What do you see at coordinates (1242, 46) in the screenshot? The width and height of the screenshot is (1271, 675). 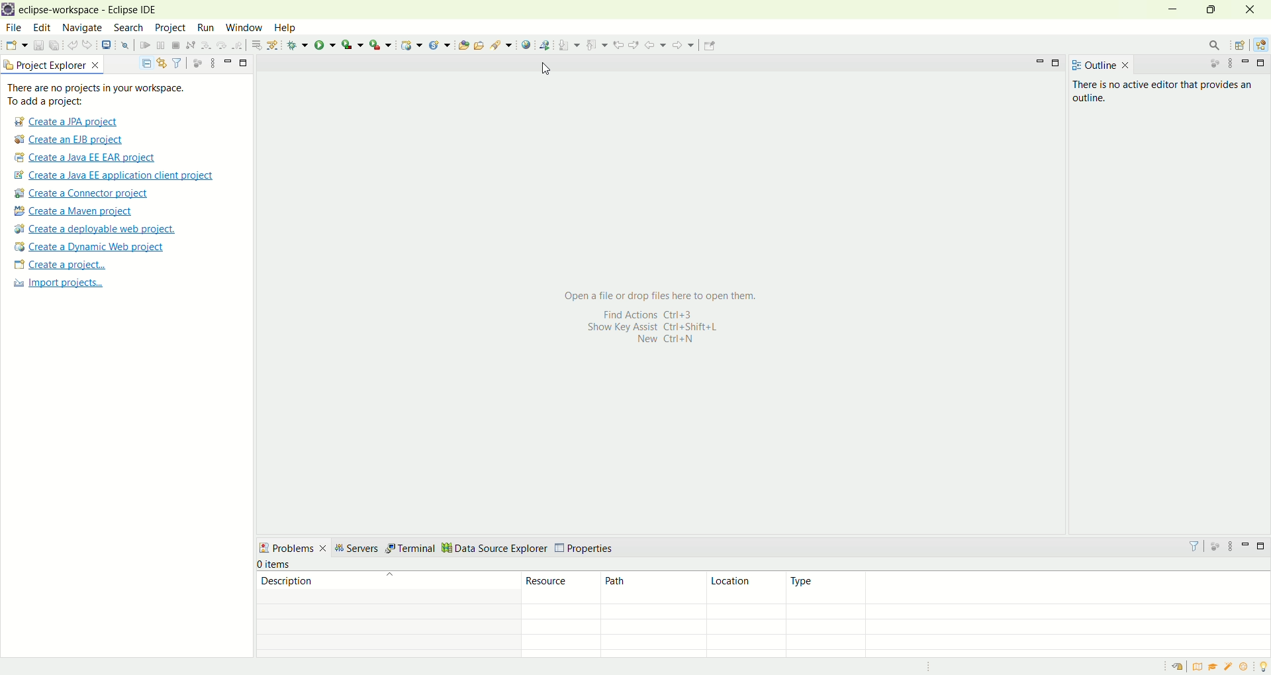 I see `open perspective` at bounding box center [1242, 46].